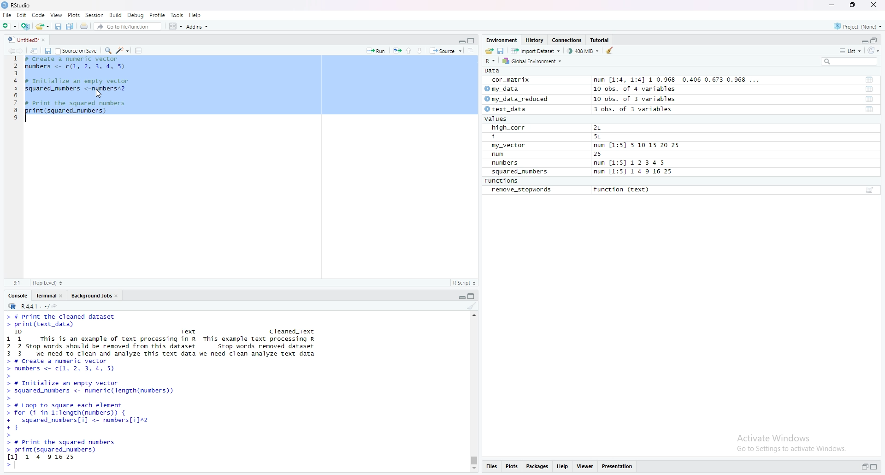 Image resolution: width=885 pixels, height=475 pixels. Describe the element at coordinates (58, 25) in the screenshot. I see `Save current document` at that location.